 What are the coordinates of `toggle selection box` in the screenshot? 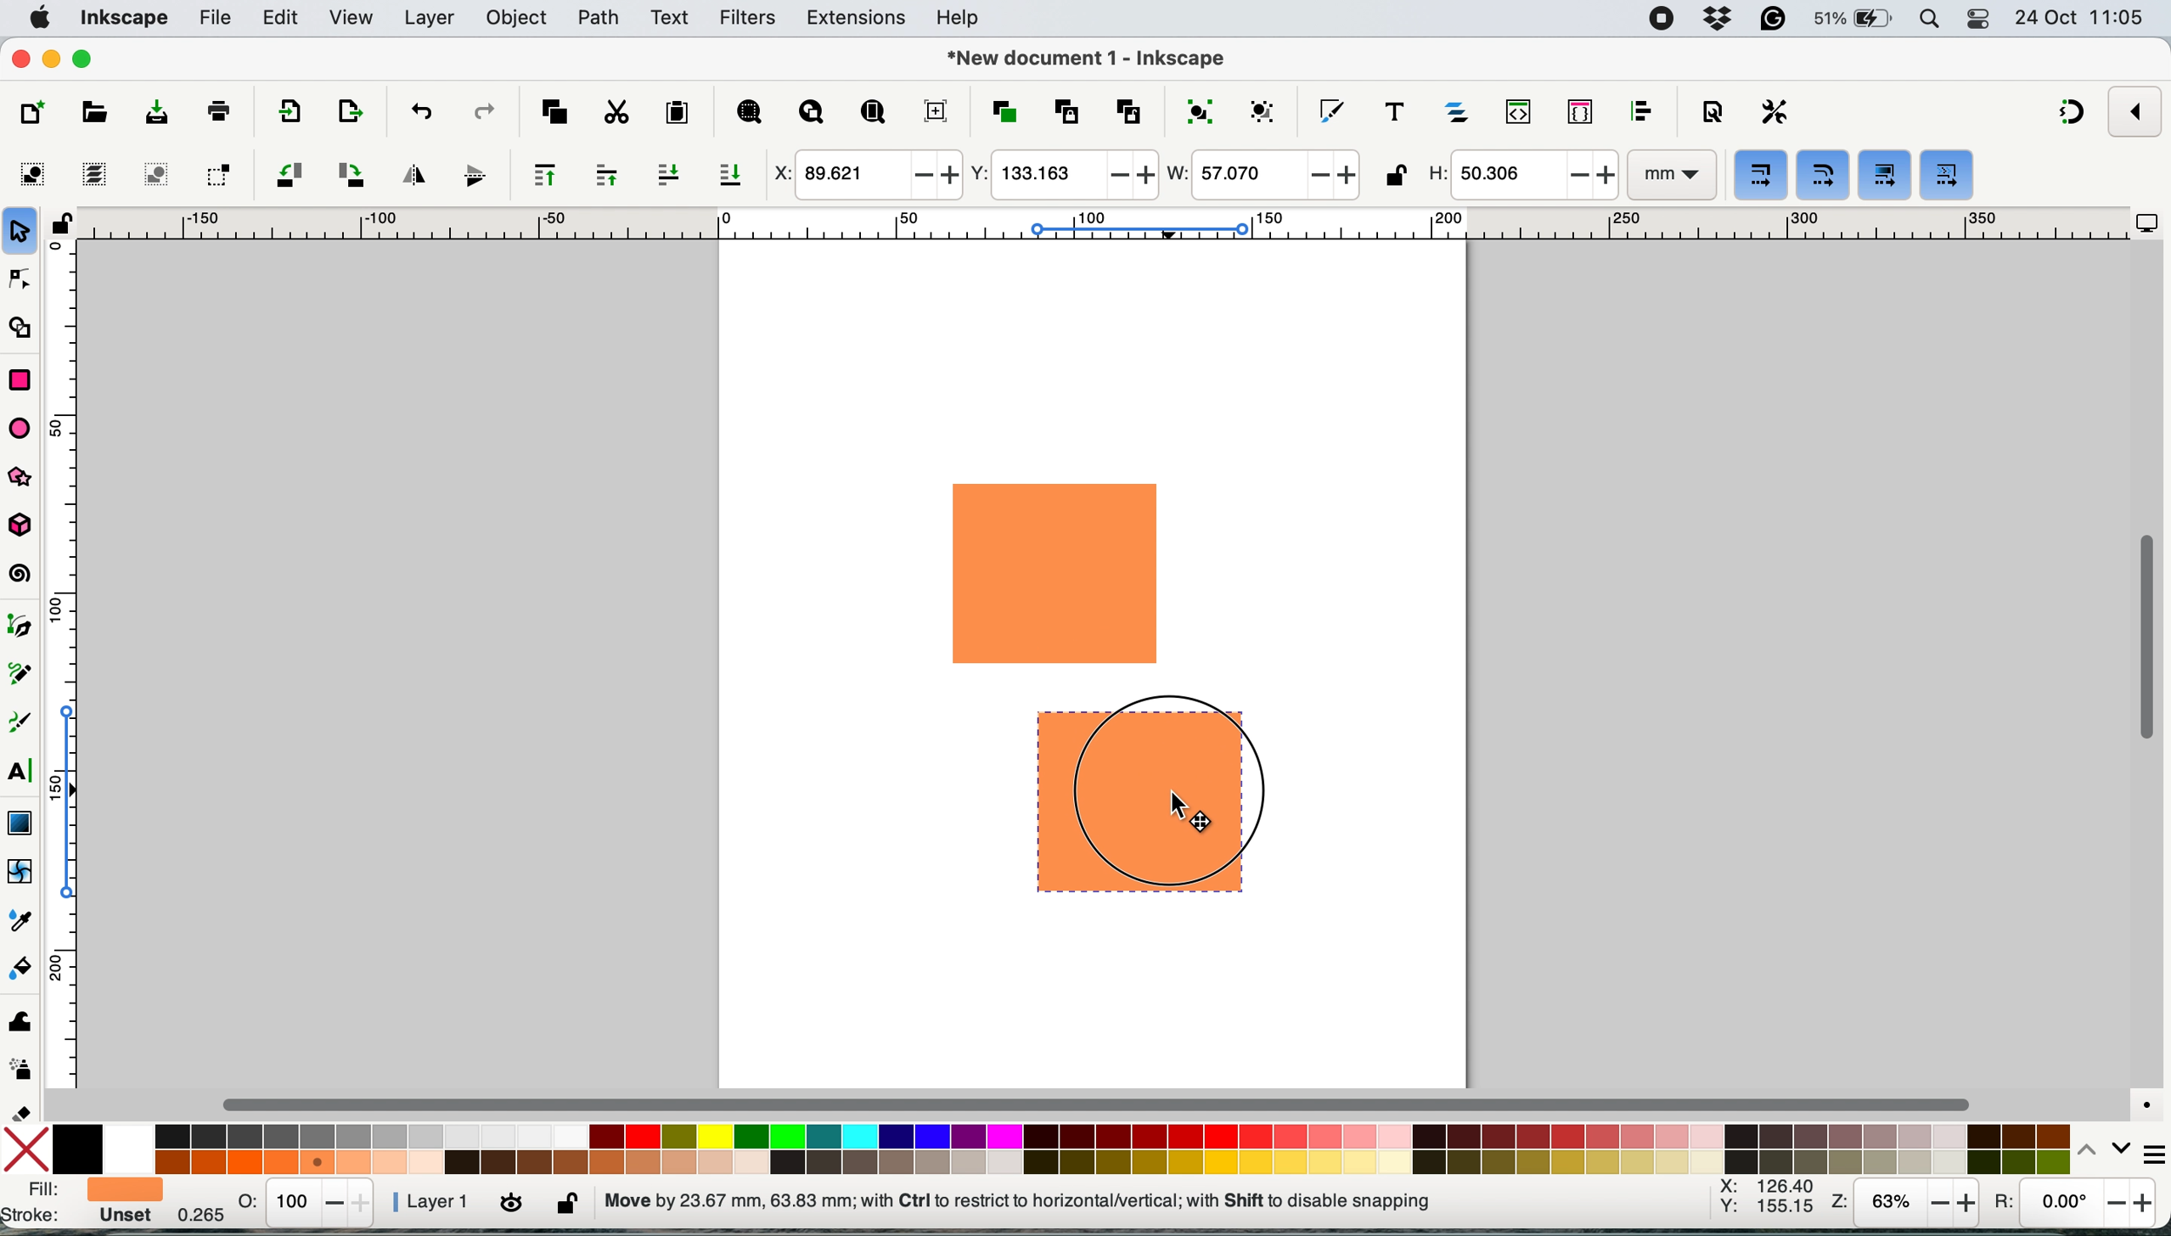 It's located at (217, 173).